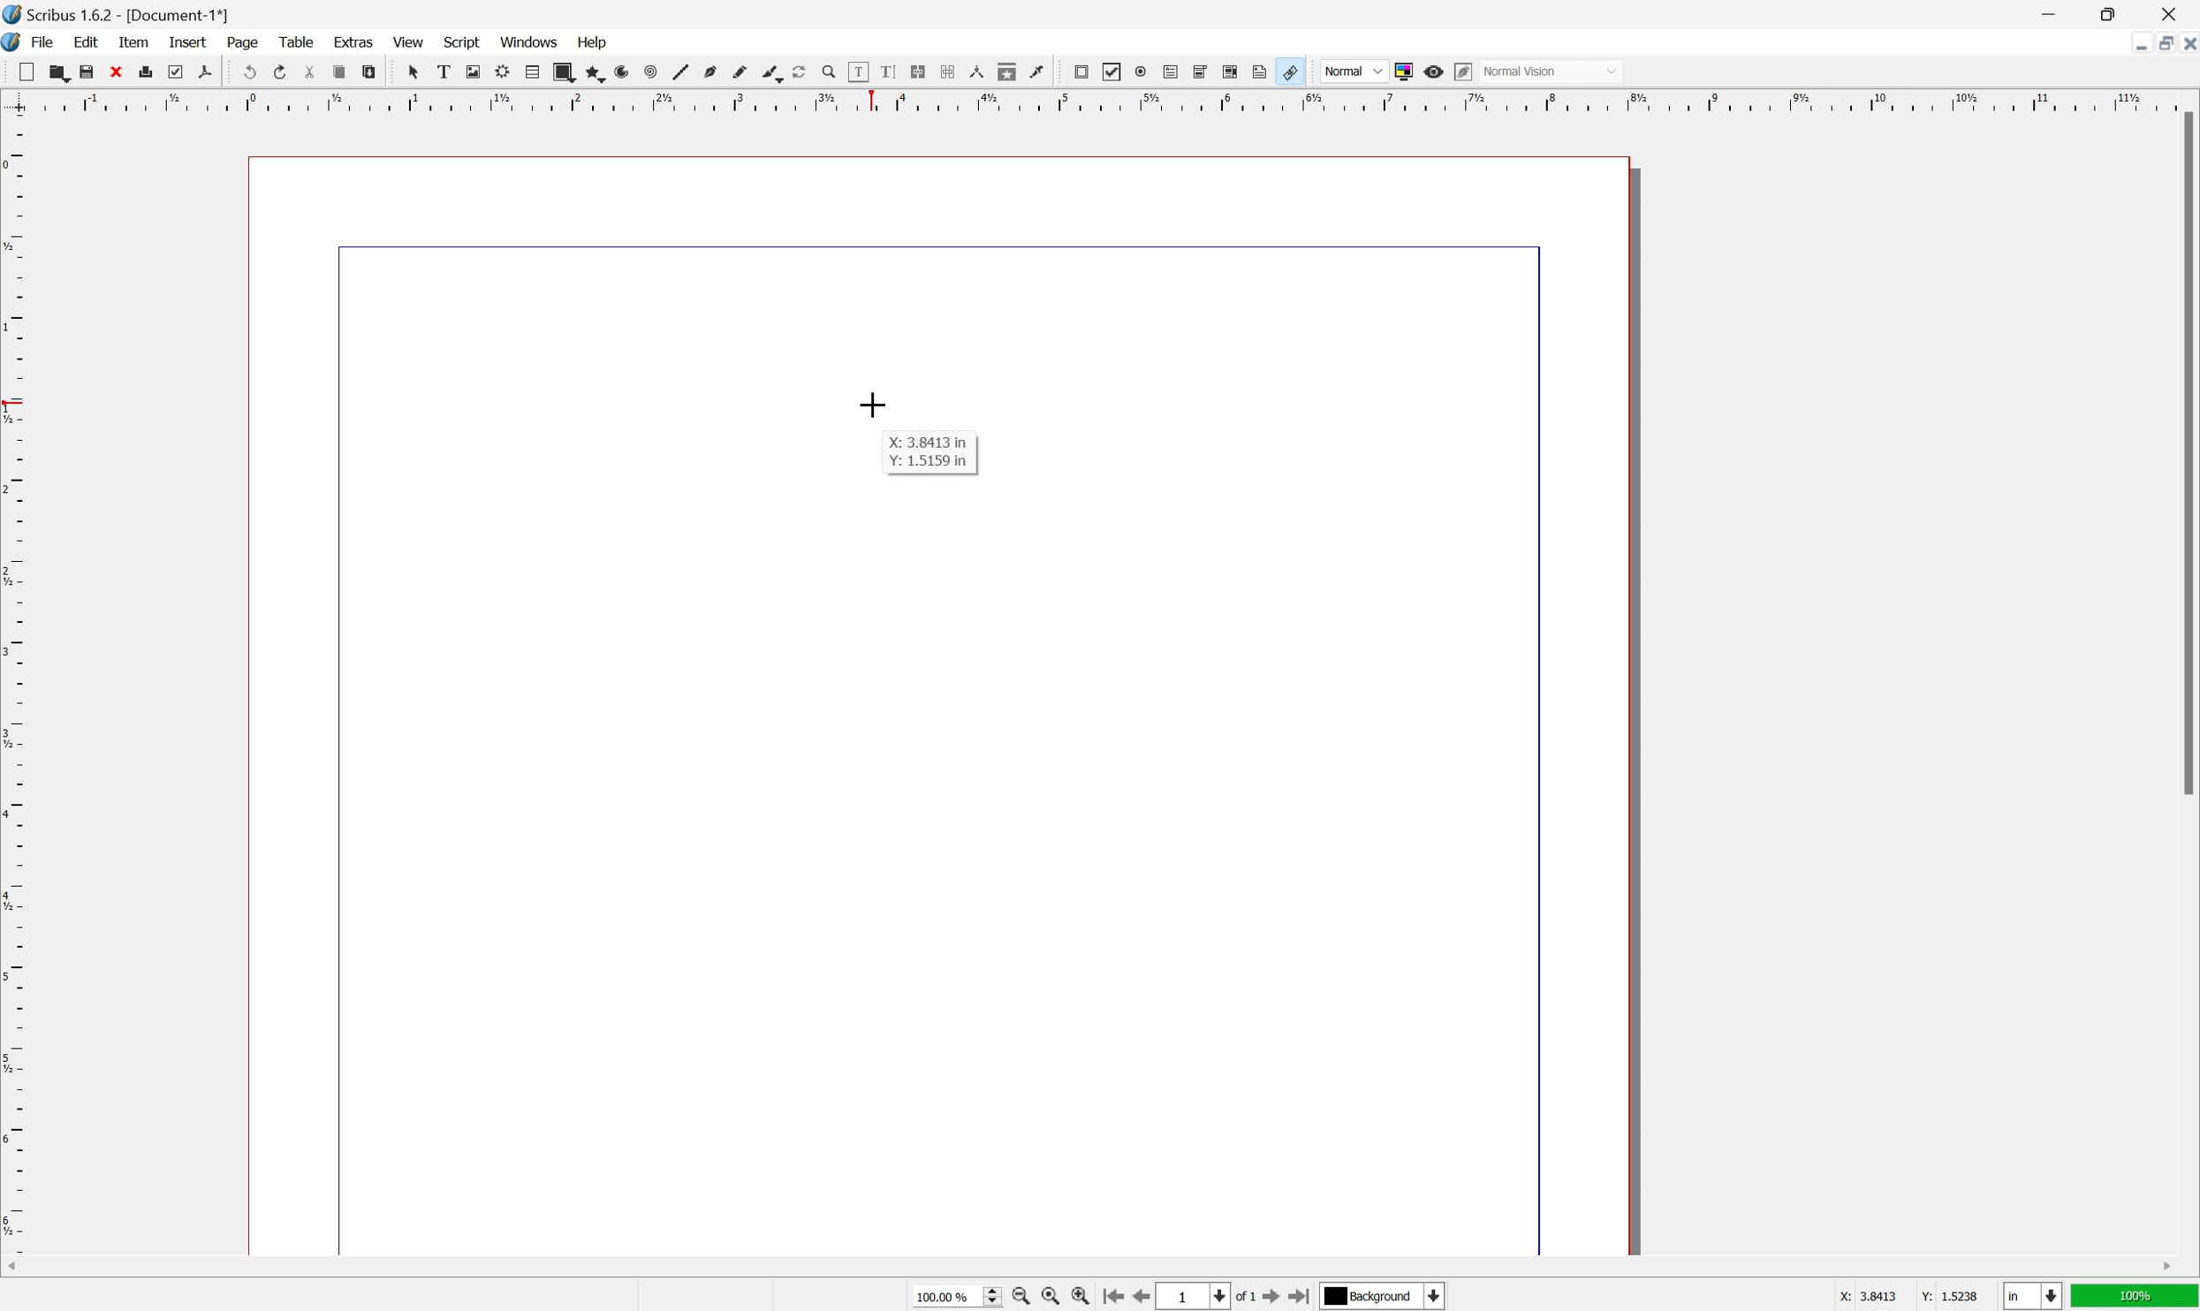 This screenshot has width=2200, height=1311. Describe the element at coordinates (1302, 1295) in the screenshot. I see `go to last page` at that location.